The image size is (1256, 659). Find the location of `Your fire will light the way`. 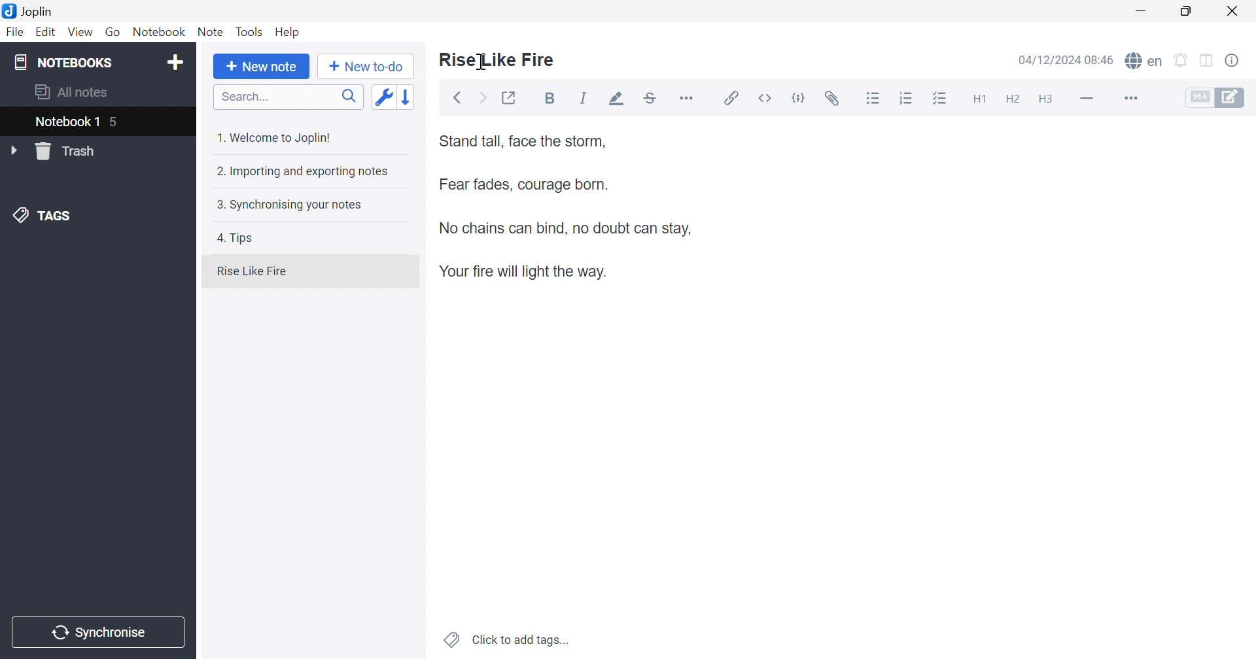

Your fire will light the way is located at coordinates (523, 273).